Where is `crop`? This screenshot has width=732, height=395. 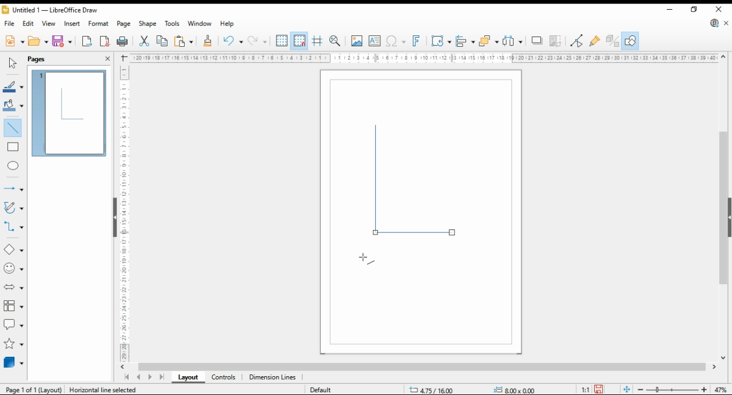 crop is located at coordinates (557, 41).